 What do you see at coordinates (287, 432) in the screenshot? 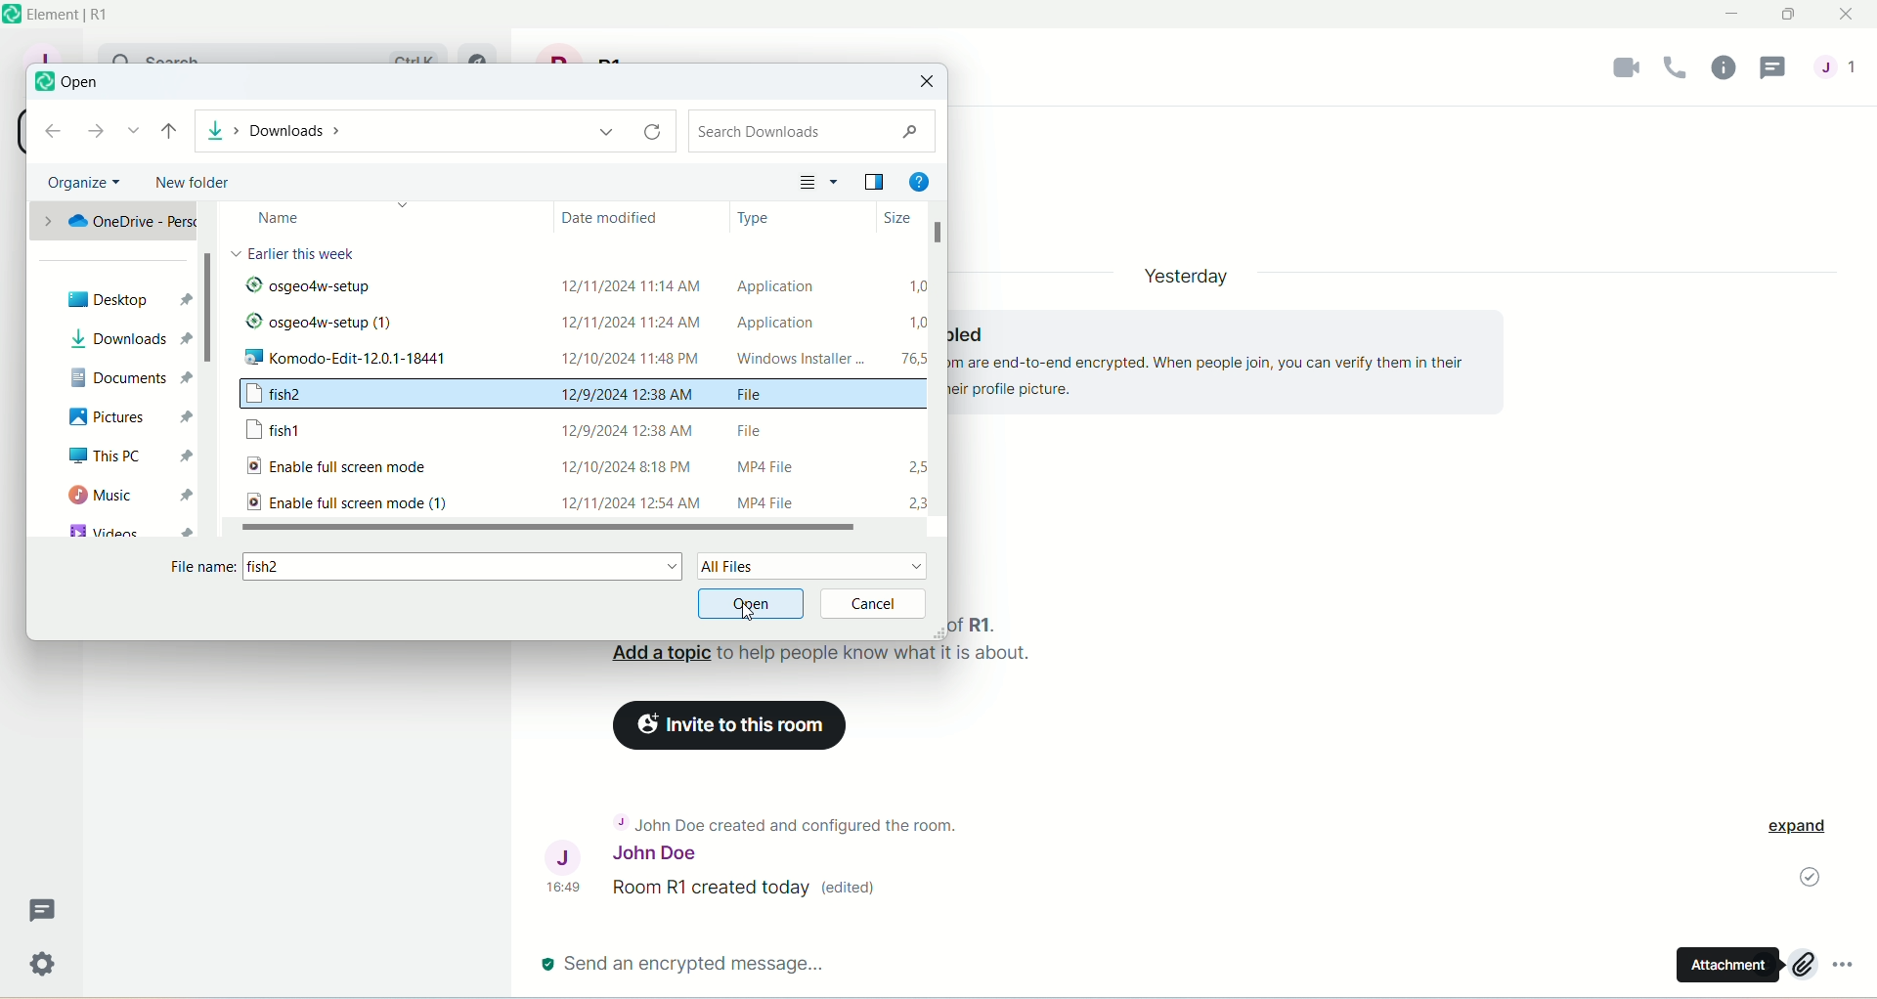
I see `[1 fish1` at bounding box center [287, 432].